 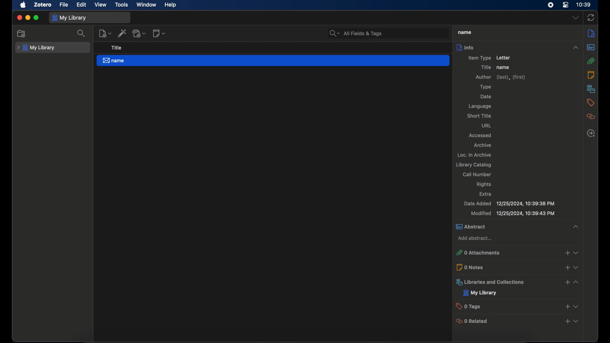 What do you see at coordinates (487, 87) in the screenshot?
I see `type` at bounding box center [487, 87].